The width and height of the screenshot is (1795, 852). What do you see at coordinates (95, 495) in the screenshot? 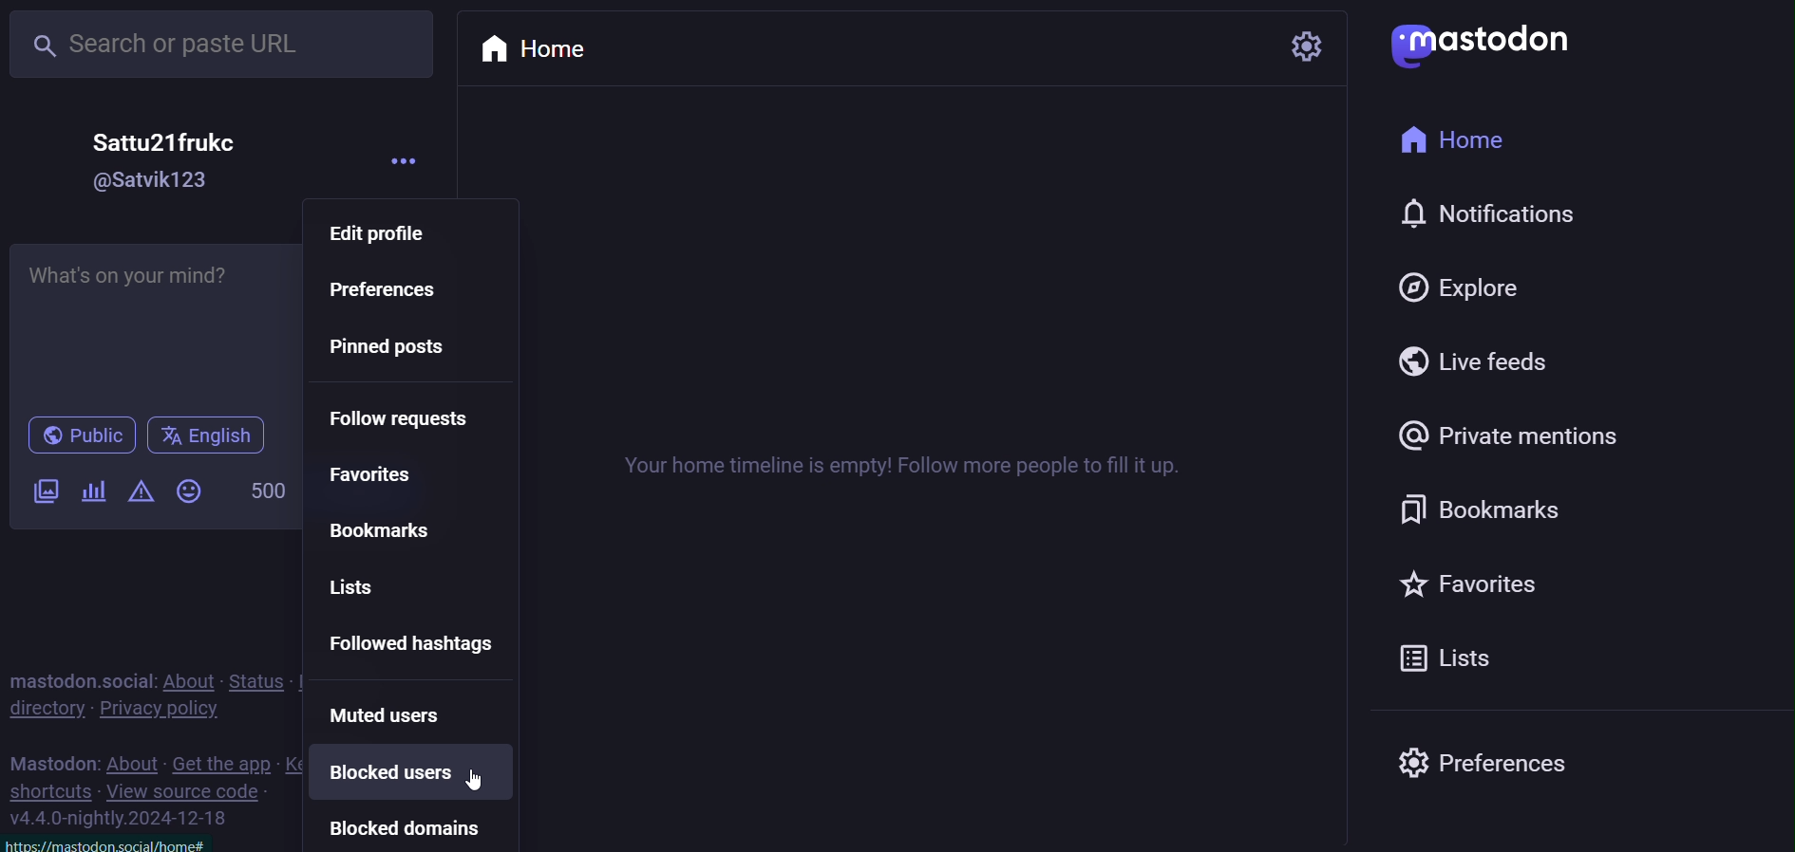
I see `add poll` at bounding box center [95, 495].